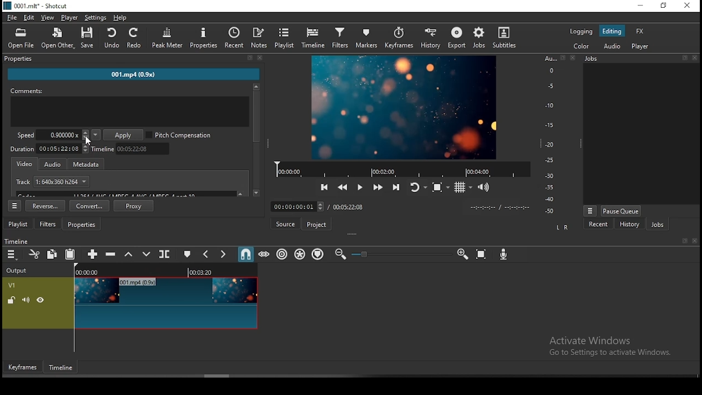  I want to click on jobs, so click(656, 224).